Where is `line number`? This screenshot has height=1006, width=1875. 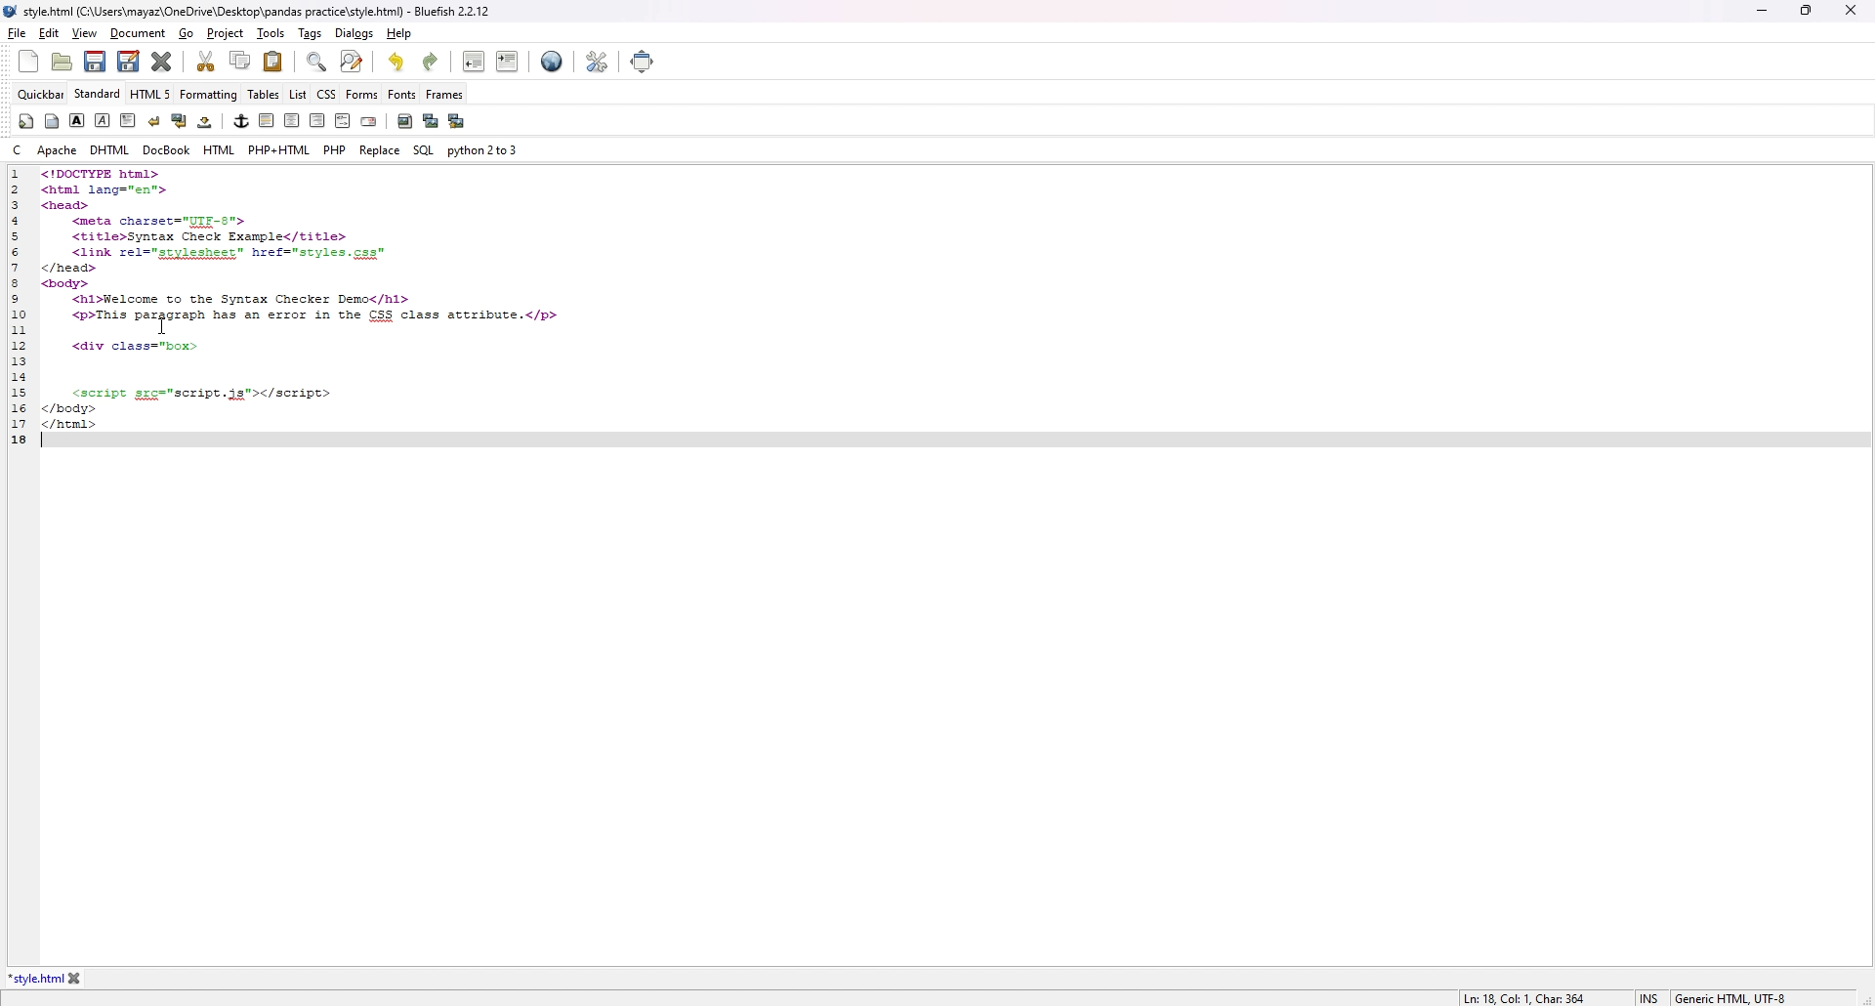
line number is located at coordinates (17, 307).